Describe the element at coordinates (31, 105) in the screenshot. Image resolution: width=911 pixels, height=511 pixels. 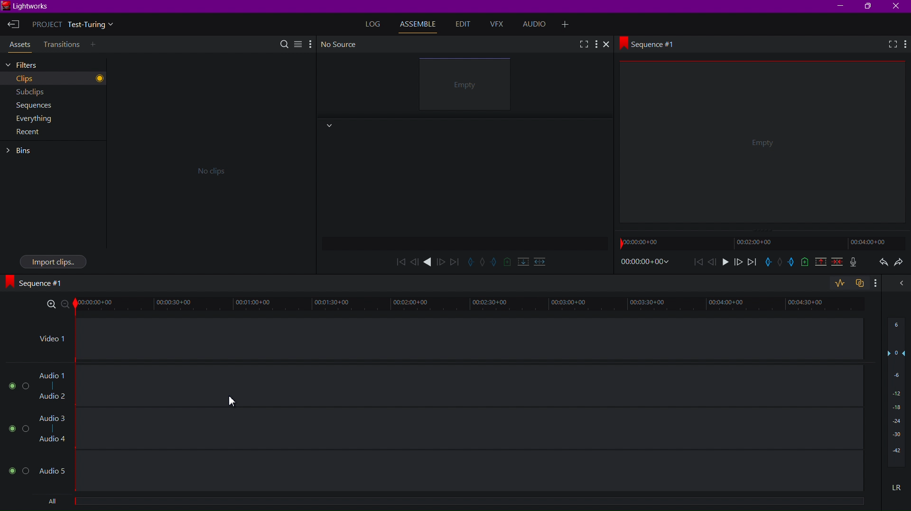
I see `Sequences` at that location.